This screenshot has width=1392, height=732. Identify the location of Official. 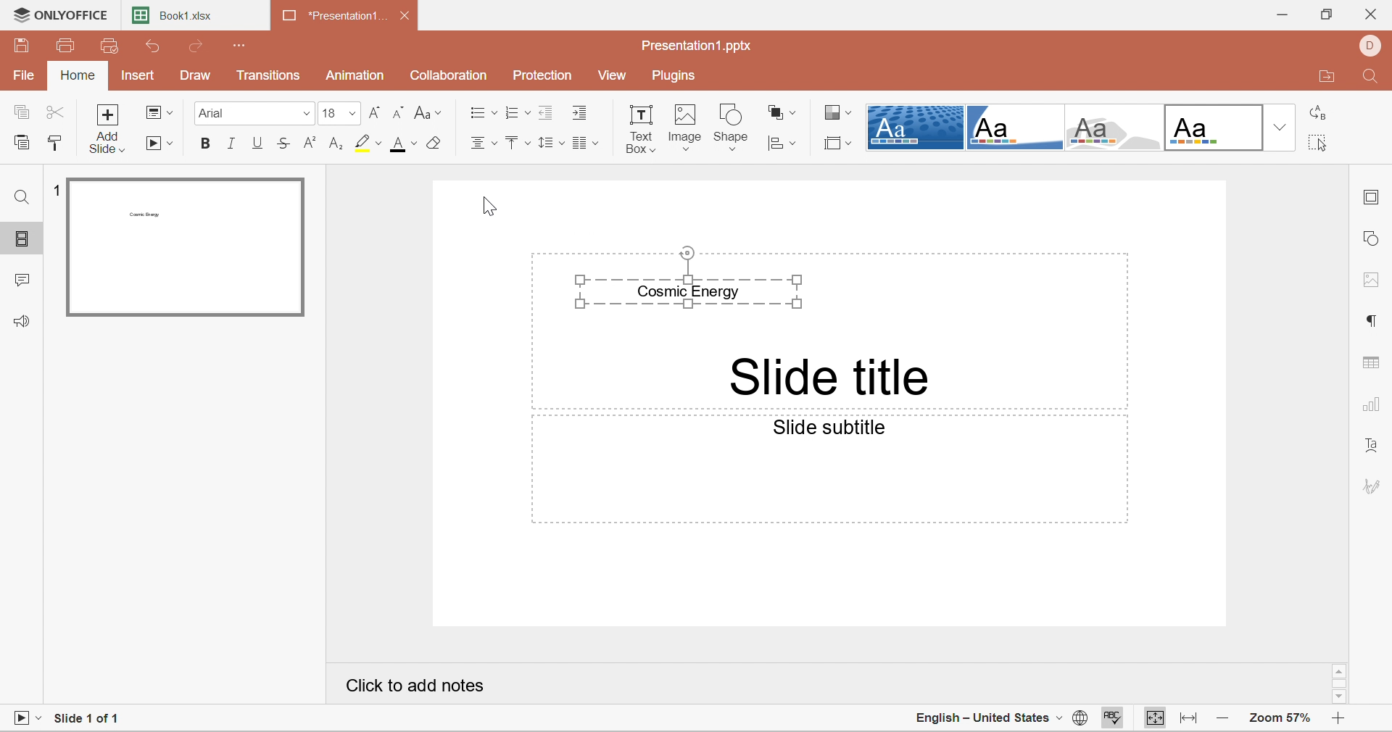
(1216, 128).